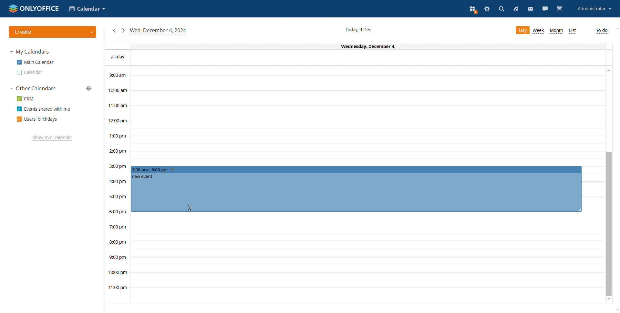 This screenshot has width=620, height=313. Describe the element at coordinates (87, 9) in the screenshot. I see `select application` at that location.